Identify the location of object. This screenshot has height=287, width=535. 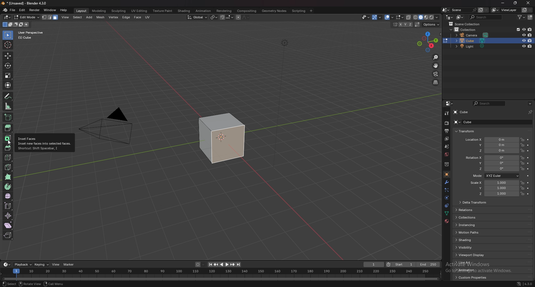
(447, 174).